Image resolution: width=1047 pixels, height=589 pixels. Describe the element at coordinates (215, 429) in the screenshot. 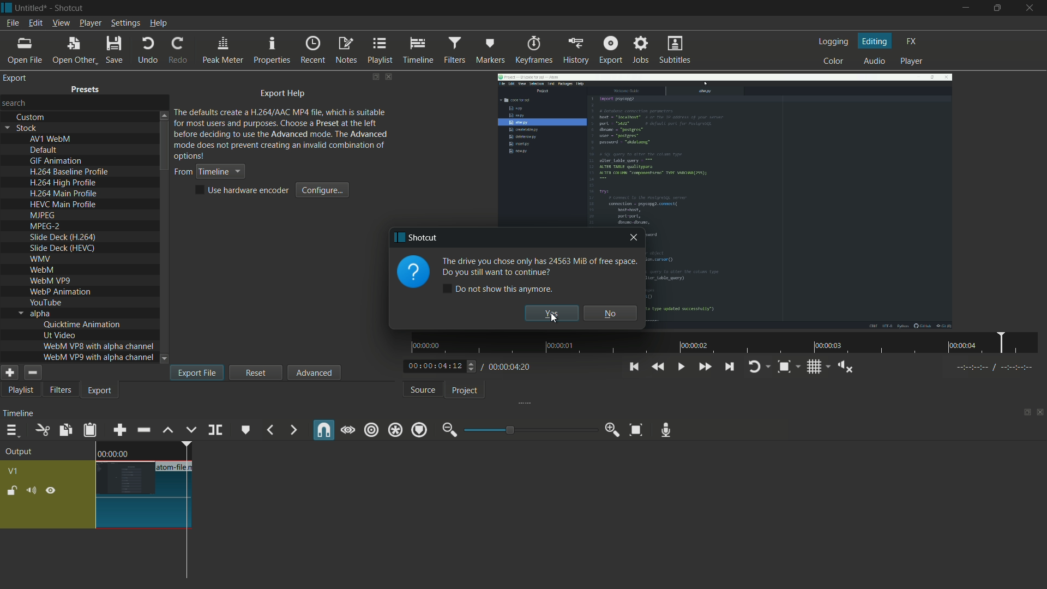

I see `split at playhead` at that location.